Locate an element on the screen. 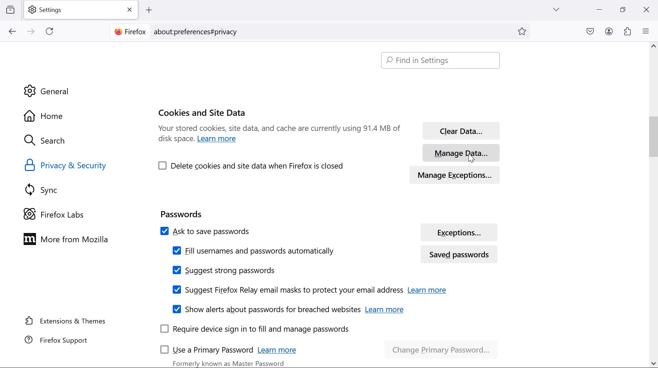 The image size is (658, 368). more from Mozilla is located at coordinates (70, 238).